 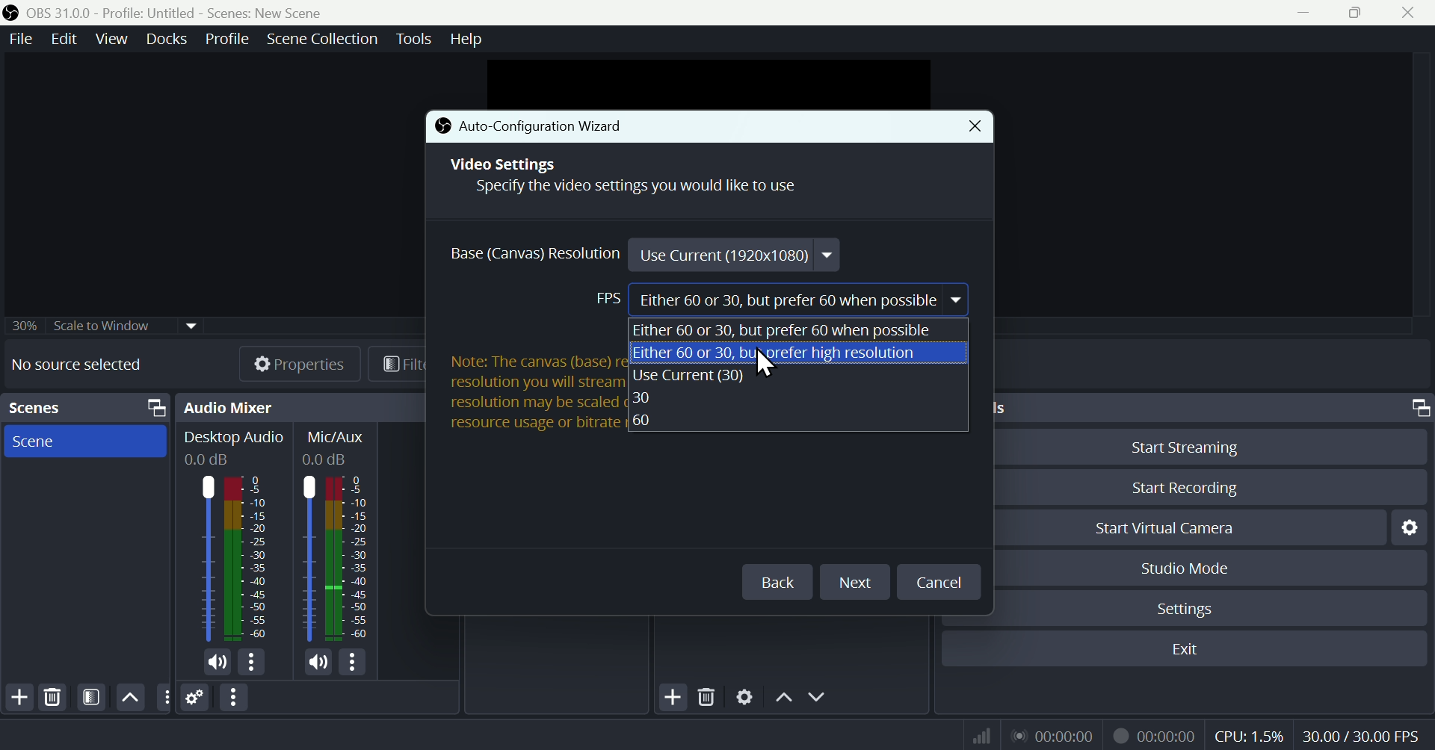 I want to click on mic, so click(x=217, y=663).